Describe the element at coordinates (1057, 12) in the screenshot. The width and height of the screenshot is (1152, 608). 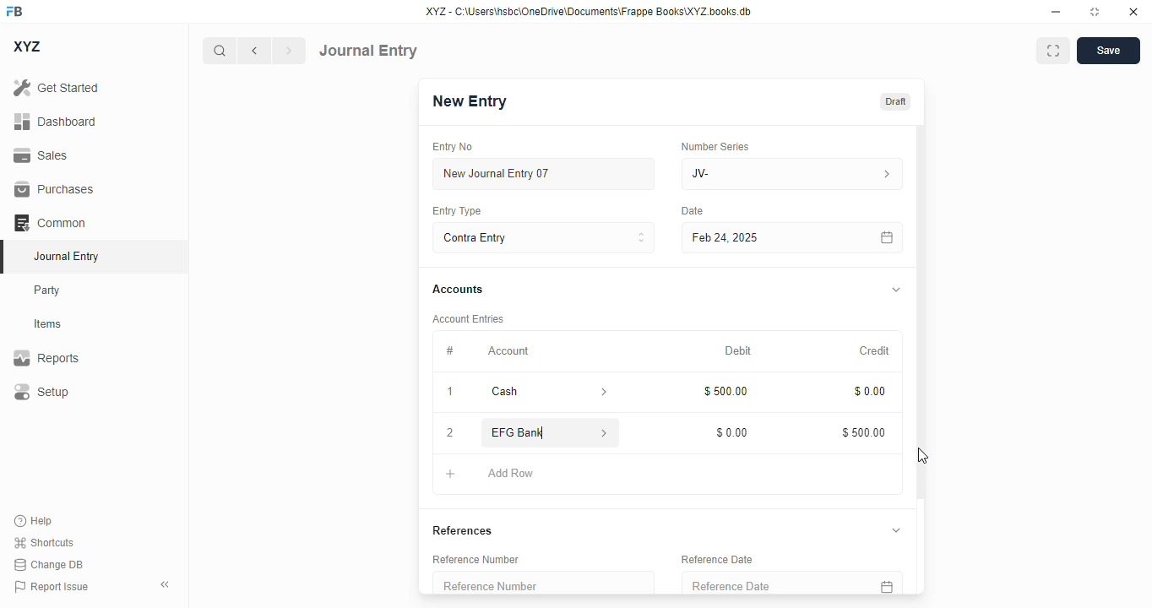
I see `minimize` at that location.